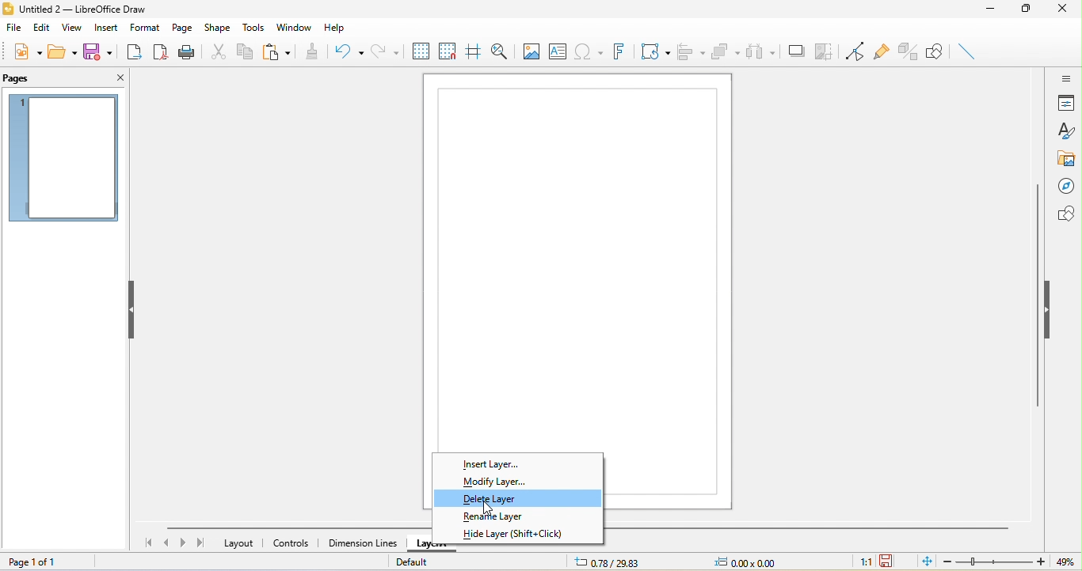 This screenshot has width=1082, height=571. Describe the element at coordinates (131, 51) in the screenshot. I see `export` at that location.